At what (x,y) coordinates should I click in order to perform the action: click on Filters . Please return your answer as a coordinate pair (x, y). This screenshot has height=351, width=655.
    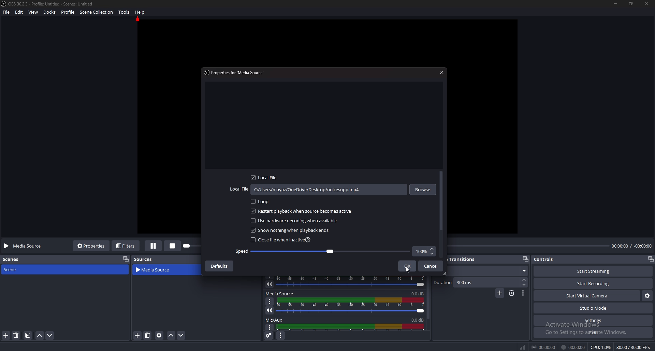
    Looking at the image, I should click on (127, 245).